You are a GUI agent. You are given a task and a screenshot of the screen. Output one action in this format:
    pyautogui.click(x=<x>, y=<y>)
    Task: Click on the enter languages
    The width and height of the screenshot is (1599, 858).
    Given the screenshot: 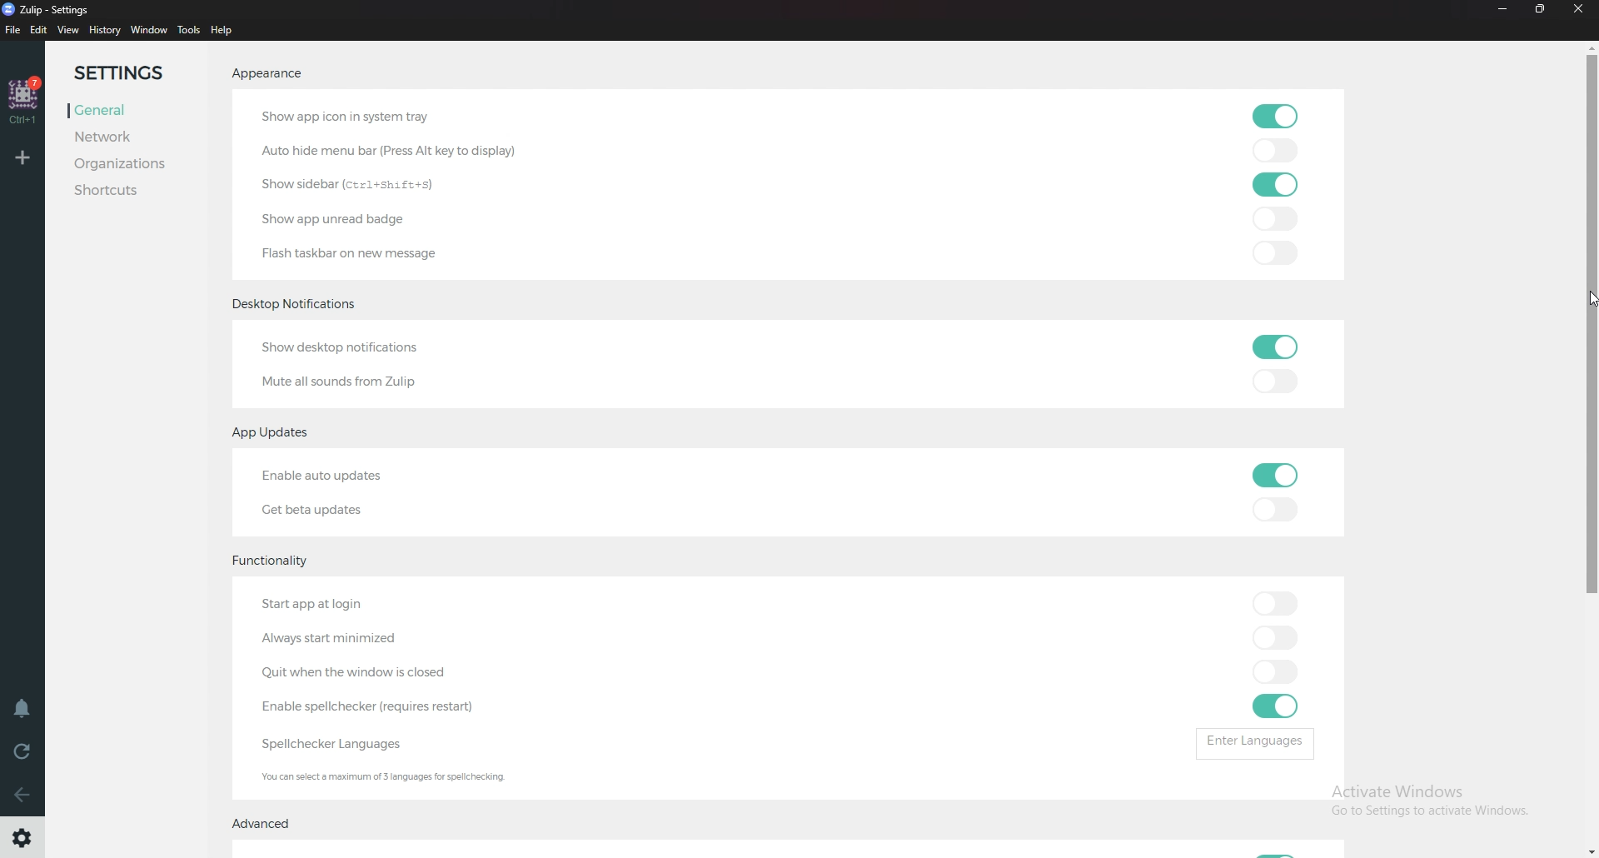 What is the action you would take?
    pyautogui.click(x=1255, y=745)
    